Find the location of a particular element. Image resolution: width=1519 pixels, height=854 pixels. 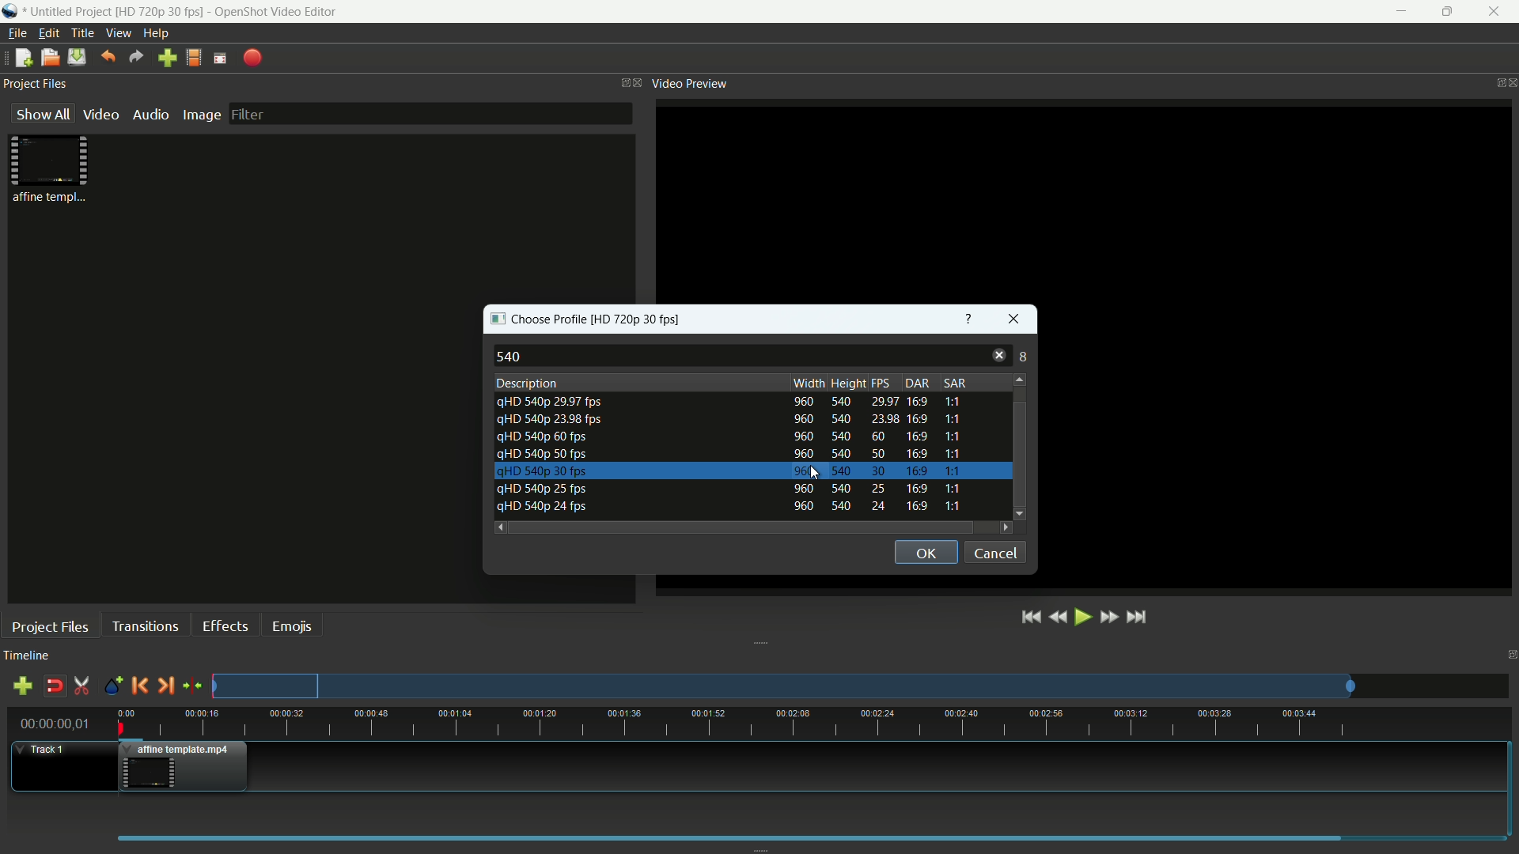

export is located at coordinates (252, 59).